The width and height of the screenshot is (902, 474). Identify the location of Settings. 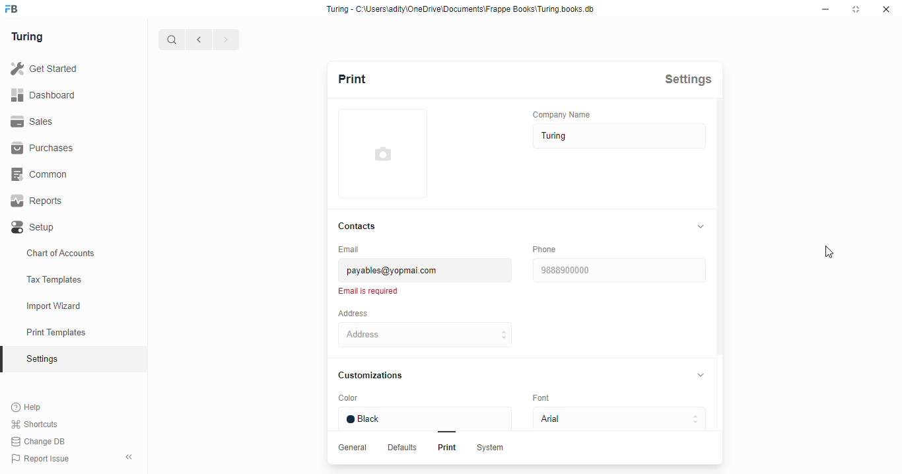
(693, 79).